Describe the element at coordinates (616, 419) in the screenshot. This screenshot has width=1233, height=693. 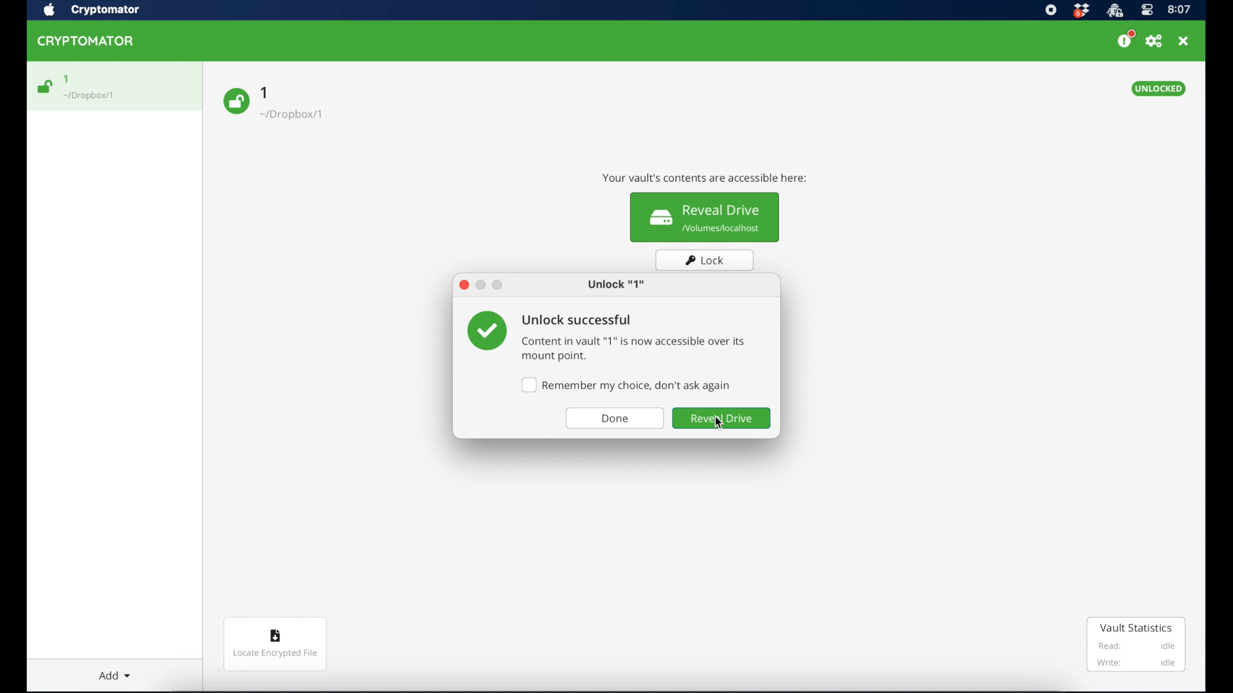
I see `done` at that location.